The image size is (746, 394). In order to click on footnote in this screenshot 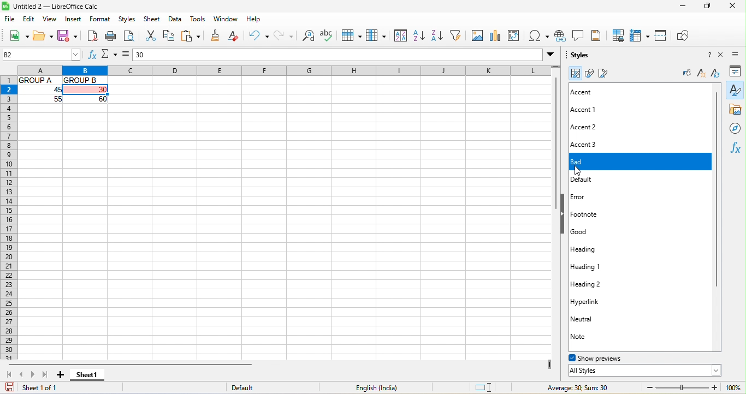, I will do `click(602, 216)`.